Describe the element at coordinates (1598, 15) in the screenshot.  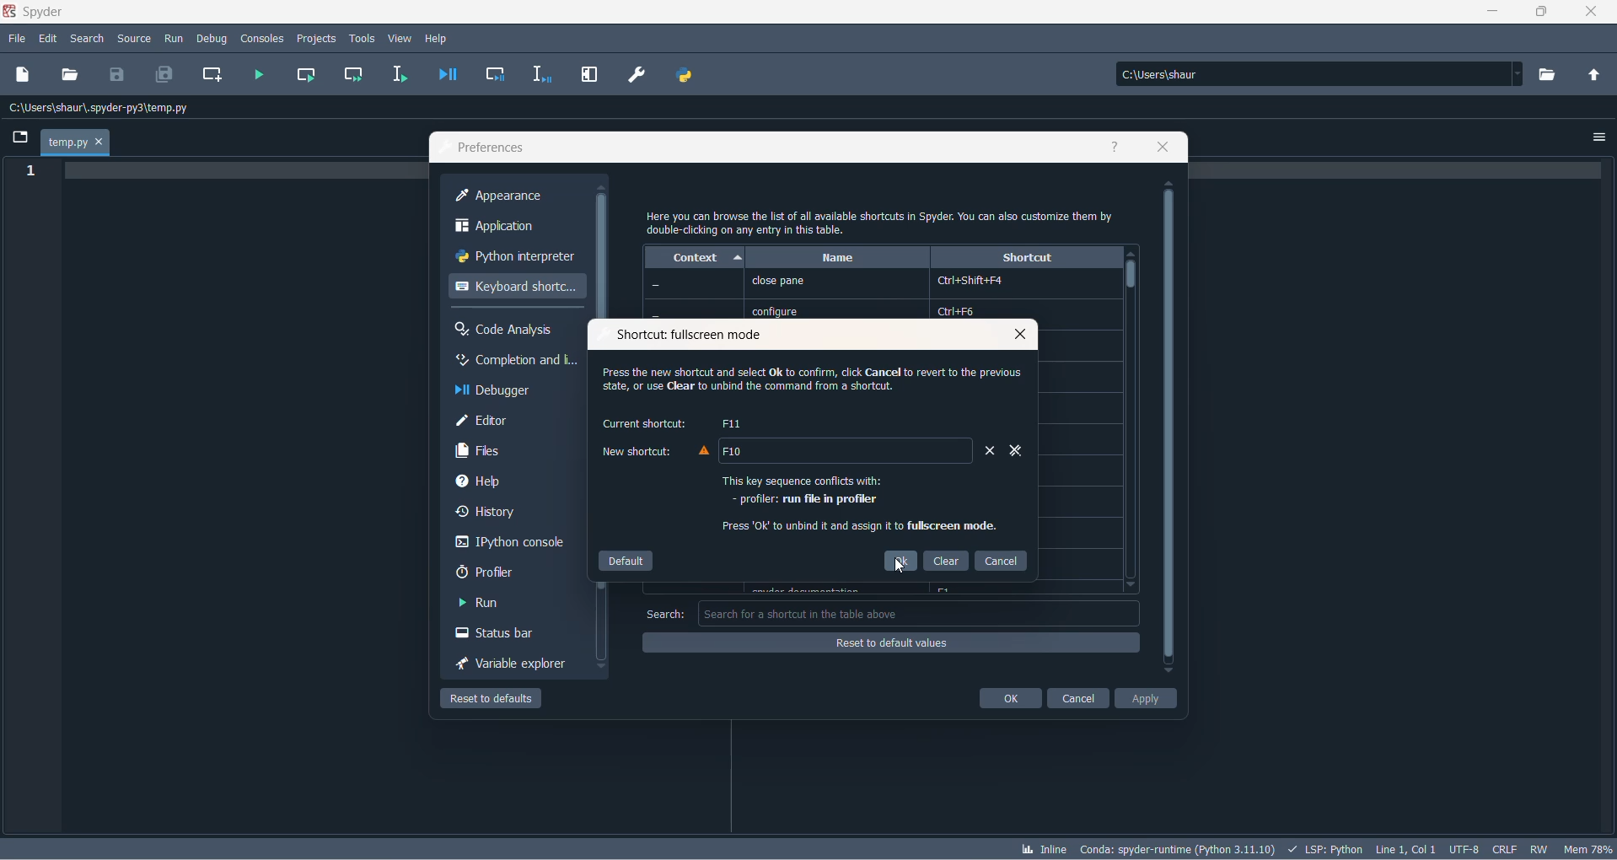
I see `close` at that location.